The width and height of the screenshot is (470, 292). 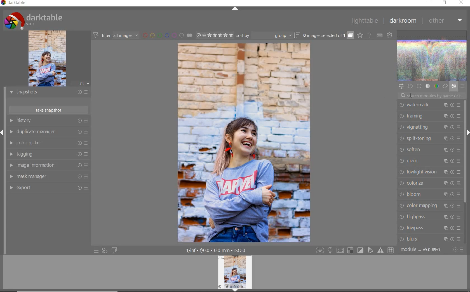 I want to click on watermark, so click(x=430, y=105).